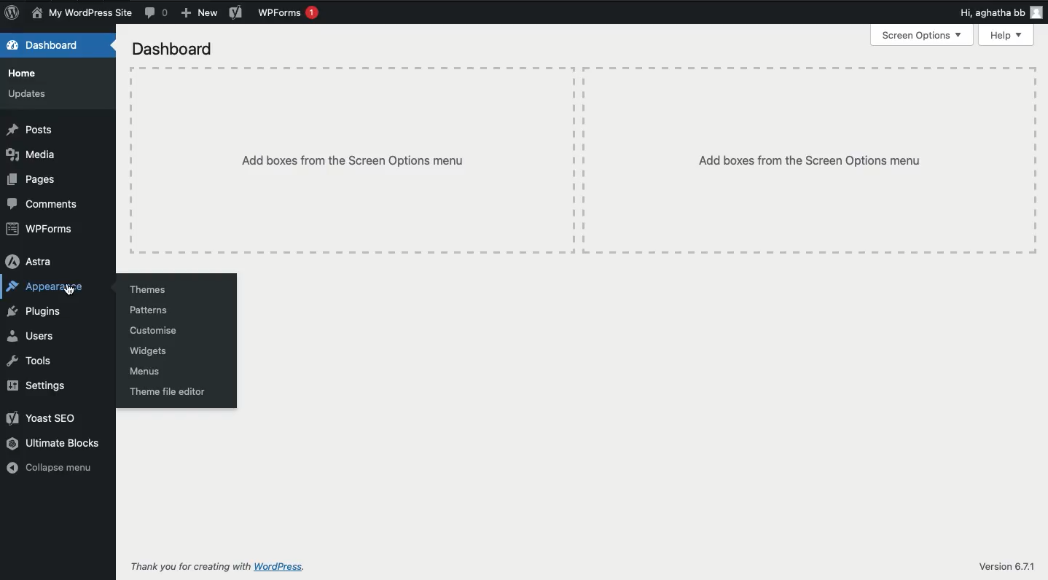 The image size is (1048, 580). What do you see at coordinates (47, 418) in the screenshot?
I see `Yoast` at bounding box center [47, 418].